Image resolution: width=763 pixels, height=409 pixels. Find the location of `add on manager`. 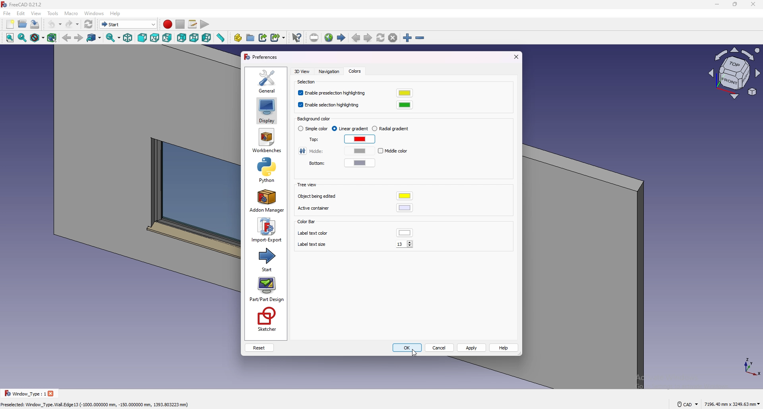

add on manager is located at coordinates (267, 201).